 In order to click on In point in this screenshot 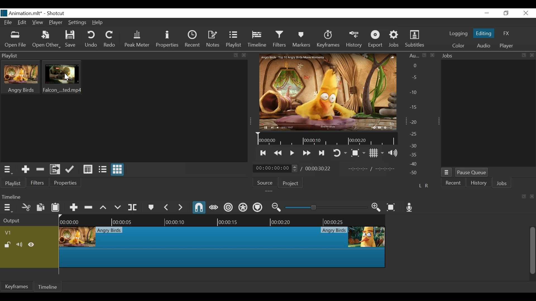, I will do `click(372, 169)`.